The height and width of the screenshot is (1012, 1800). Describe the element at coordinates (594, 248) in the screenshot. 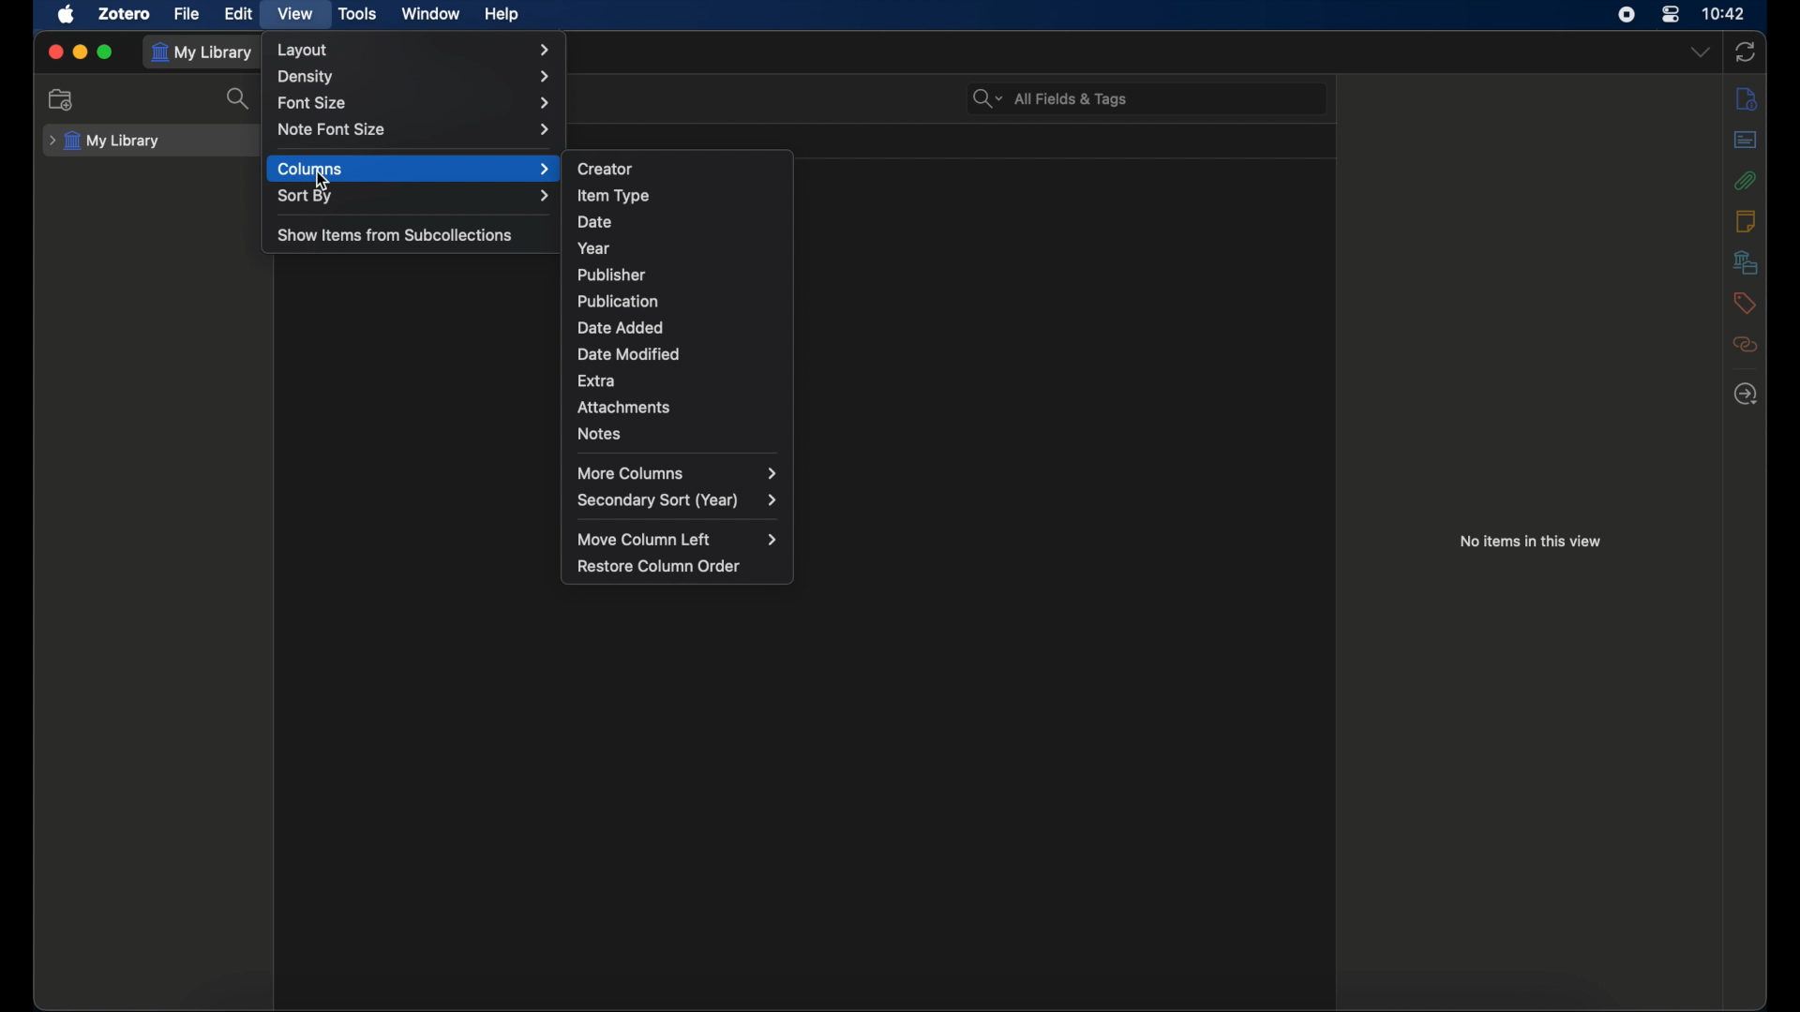

I see `year` at that location.